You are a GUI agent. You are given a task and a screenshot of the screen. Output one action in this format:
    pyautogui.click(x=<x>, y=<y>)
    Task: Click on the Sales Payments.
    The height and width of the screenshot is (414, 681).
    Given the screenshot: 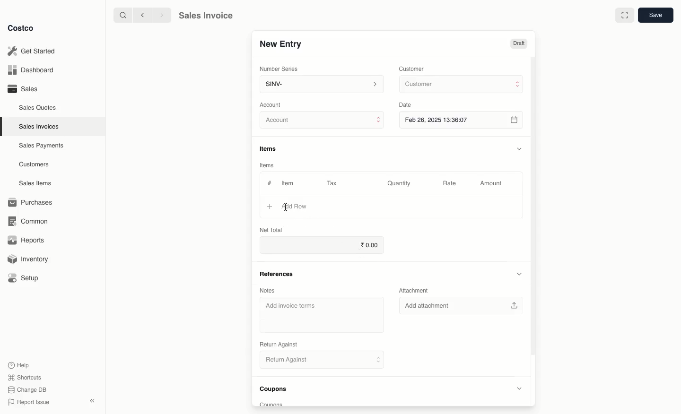 What is the action you would take?
    pyautogui.click(x=42, y=147)
    